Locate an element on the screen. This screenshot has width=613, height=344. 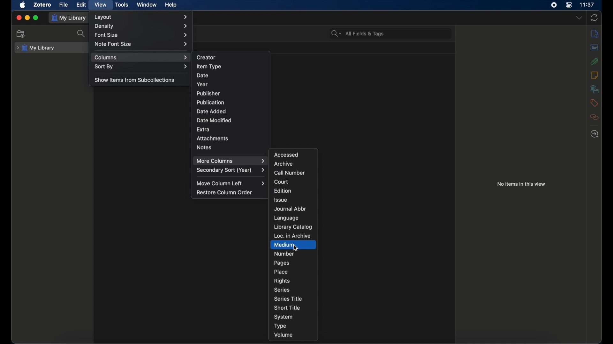
abstract is located at coordinates (594, 47).